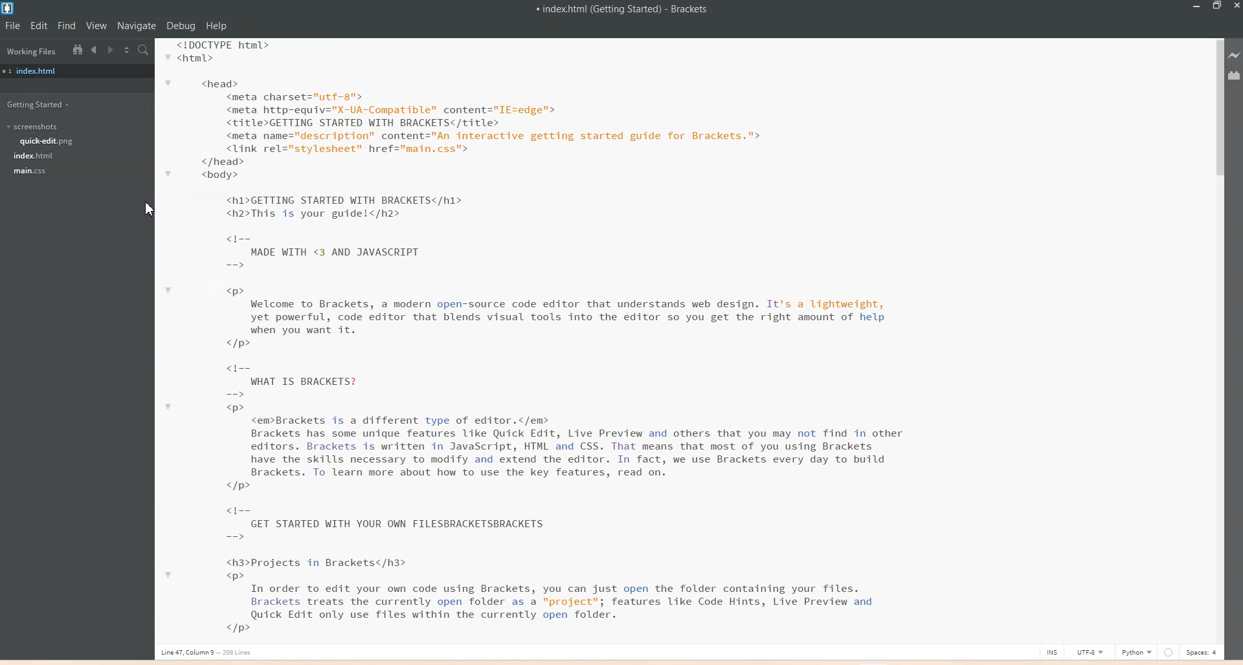 The width and height of the screenshot is (1243, 665). Describe the element at coordinates (1169, 652) in the screenshot. I see `` at that location.